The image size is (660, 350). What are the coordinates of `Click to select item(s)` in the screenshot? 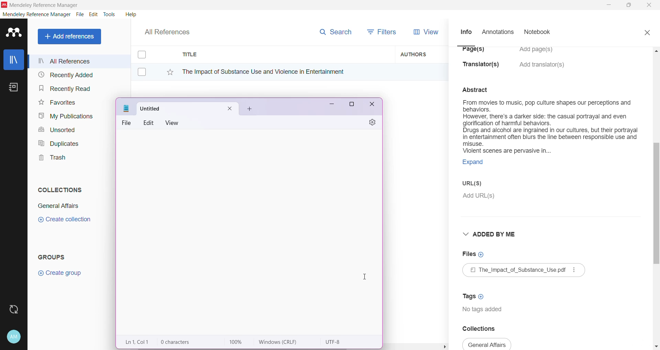 It's located at (145, 63).